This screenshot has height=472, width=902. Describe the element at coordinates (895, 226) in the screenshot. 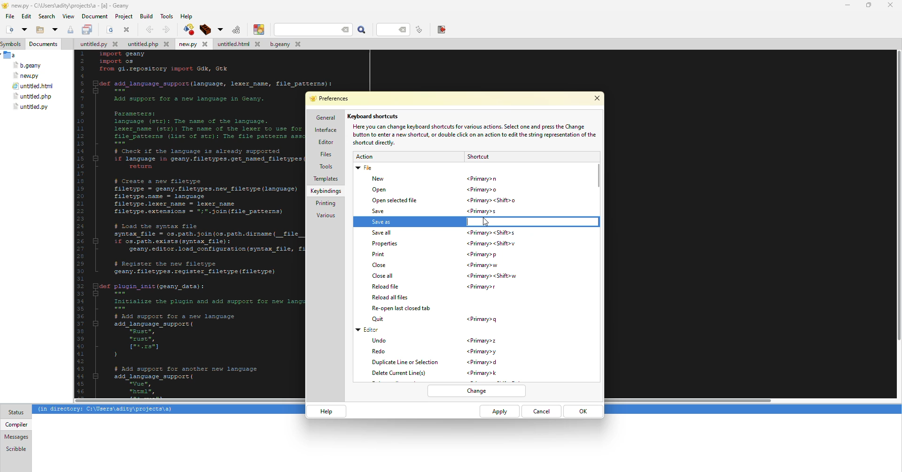

I see `` at that location.